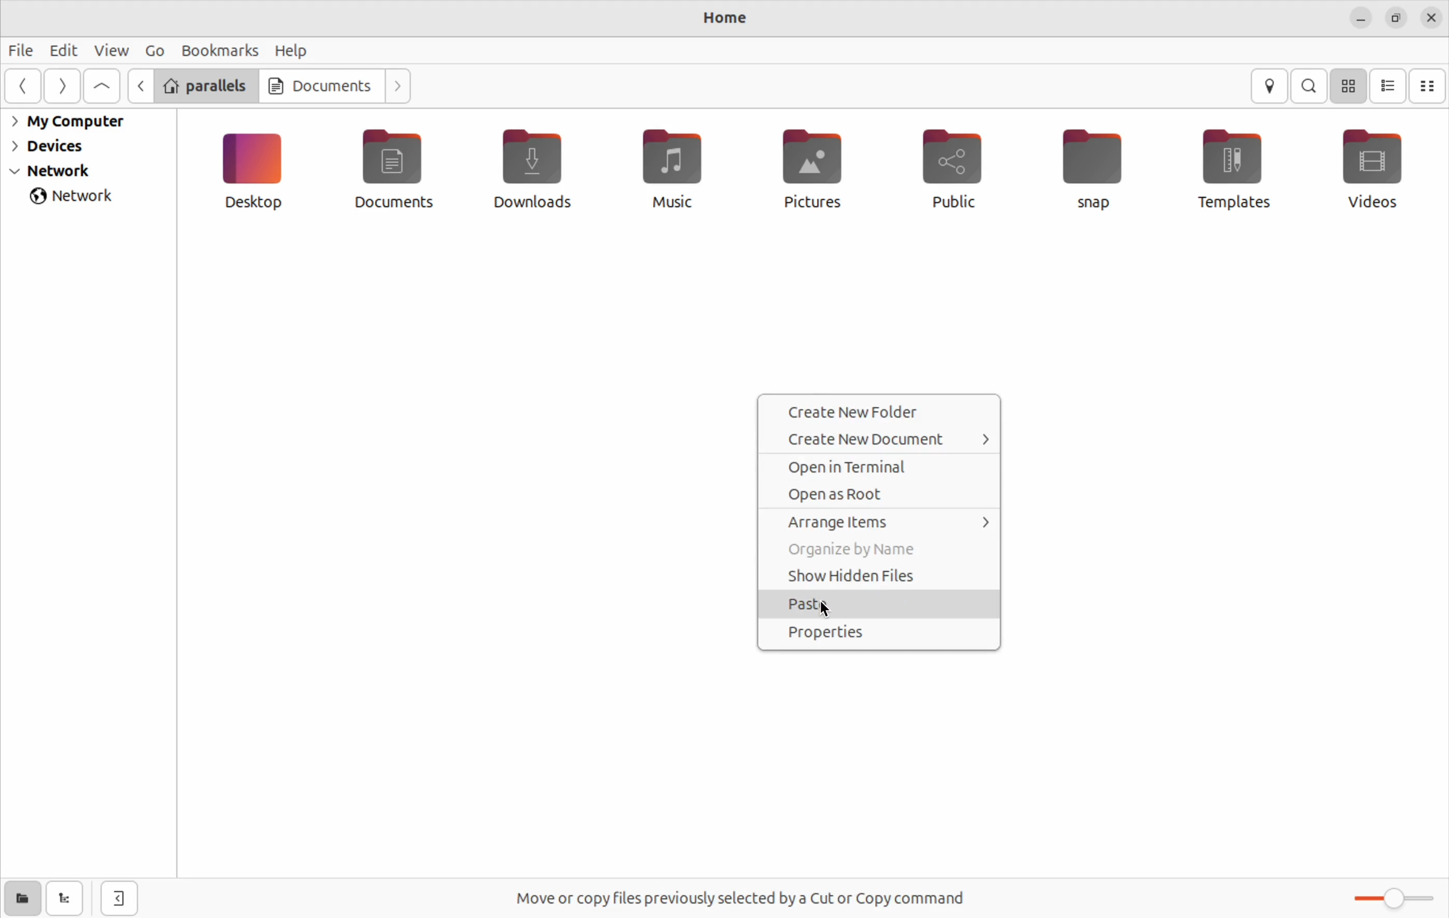 Image resolution: width=1449 pixels, height=918 pixels. What do you see at coordinates (833, 611) in the screenshot?
I see `cursor` at bounding box center [833, 611].